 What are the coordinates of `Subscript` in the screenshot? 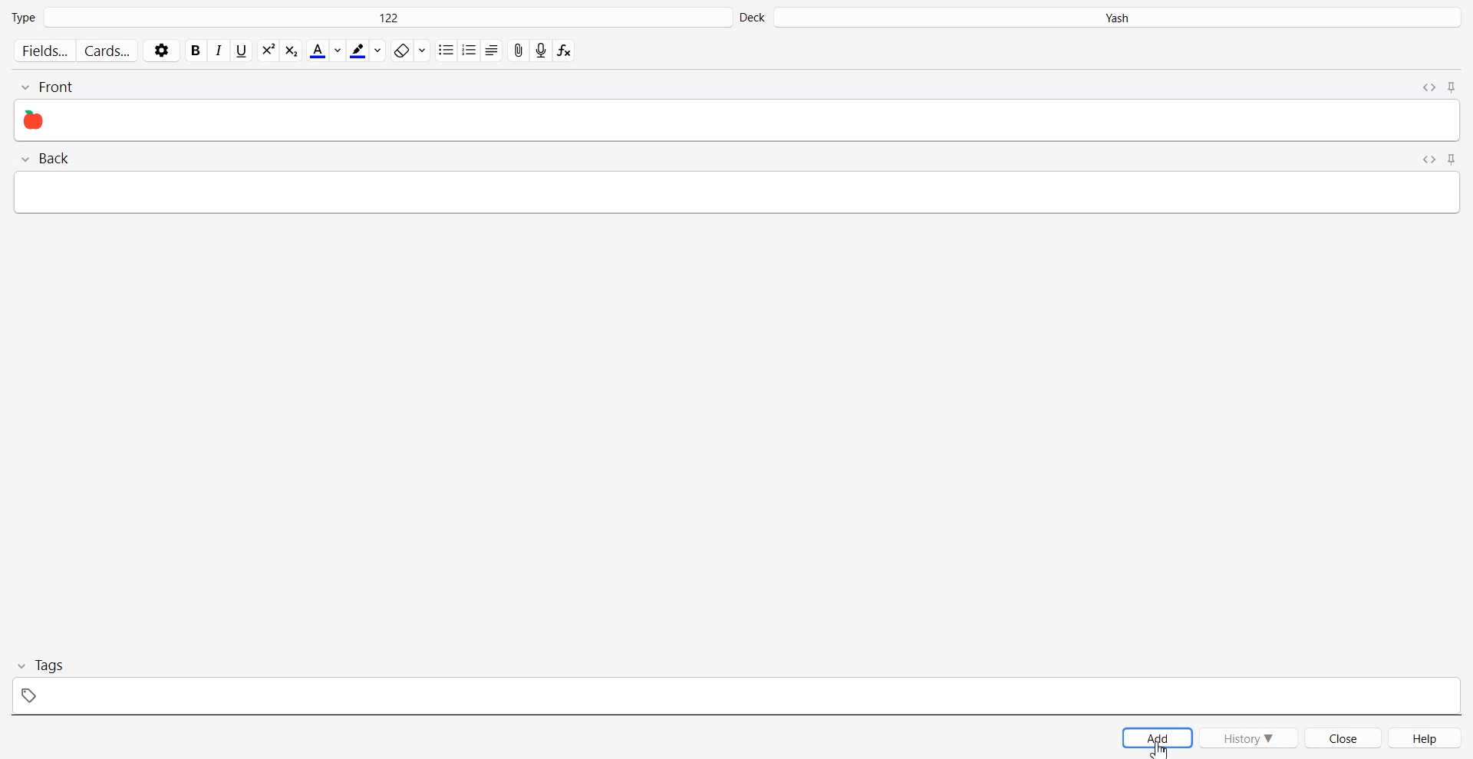 It's located at (268, 50).